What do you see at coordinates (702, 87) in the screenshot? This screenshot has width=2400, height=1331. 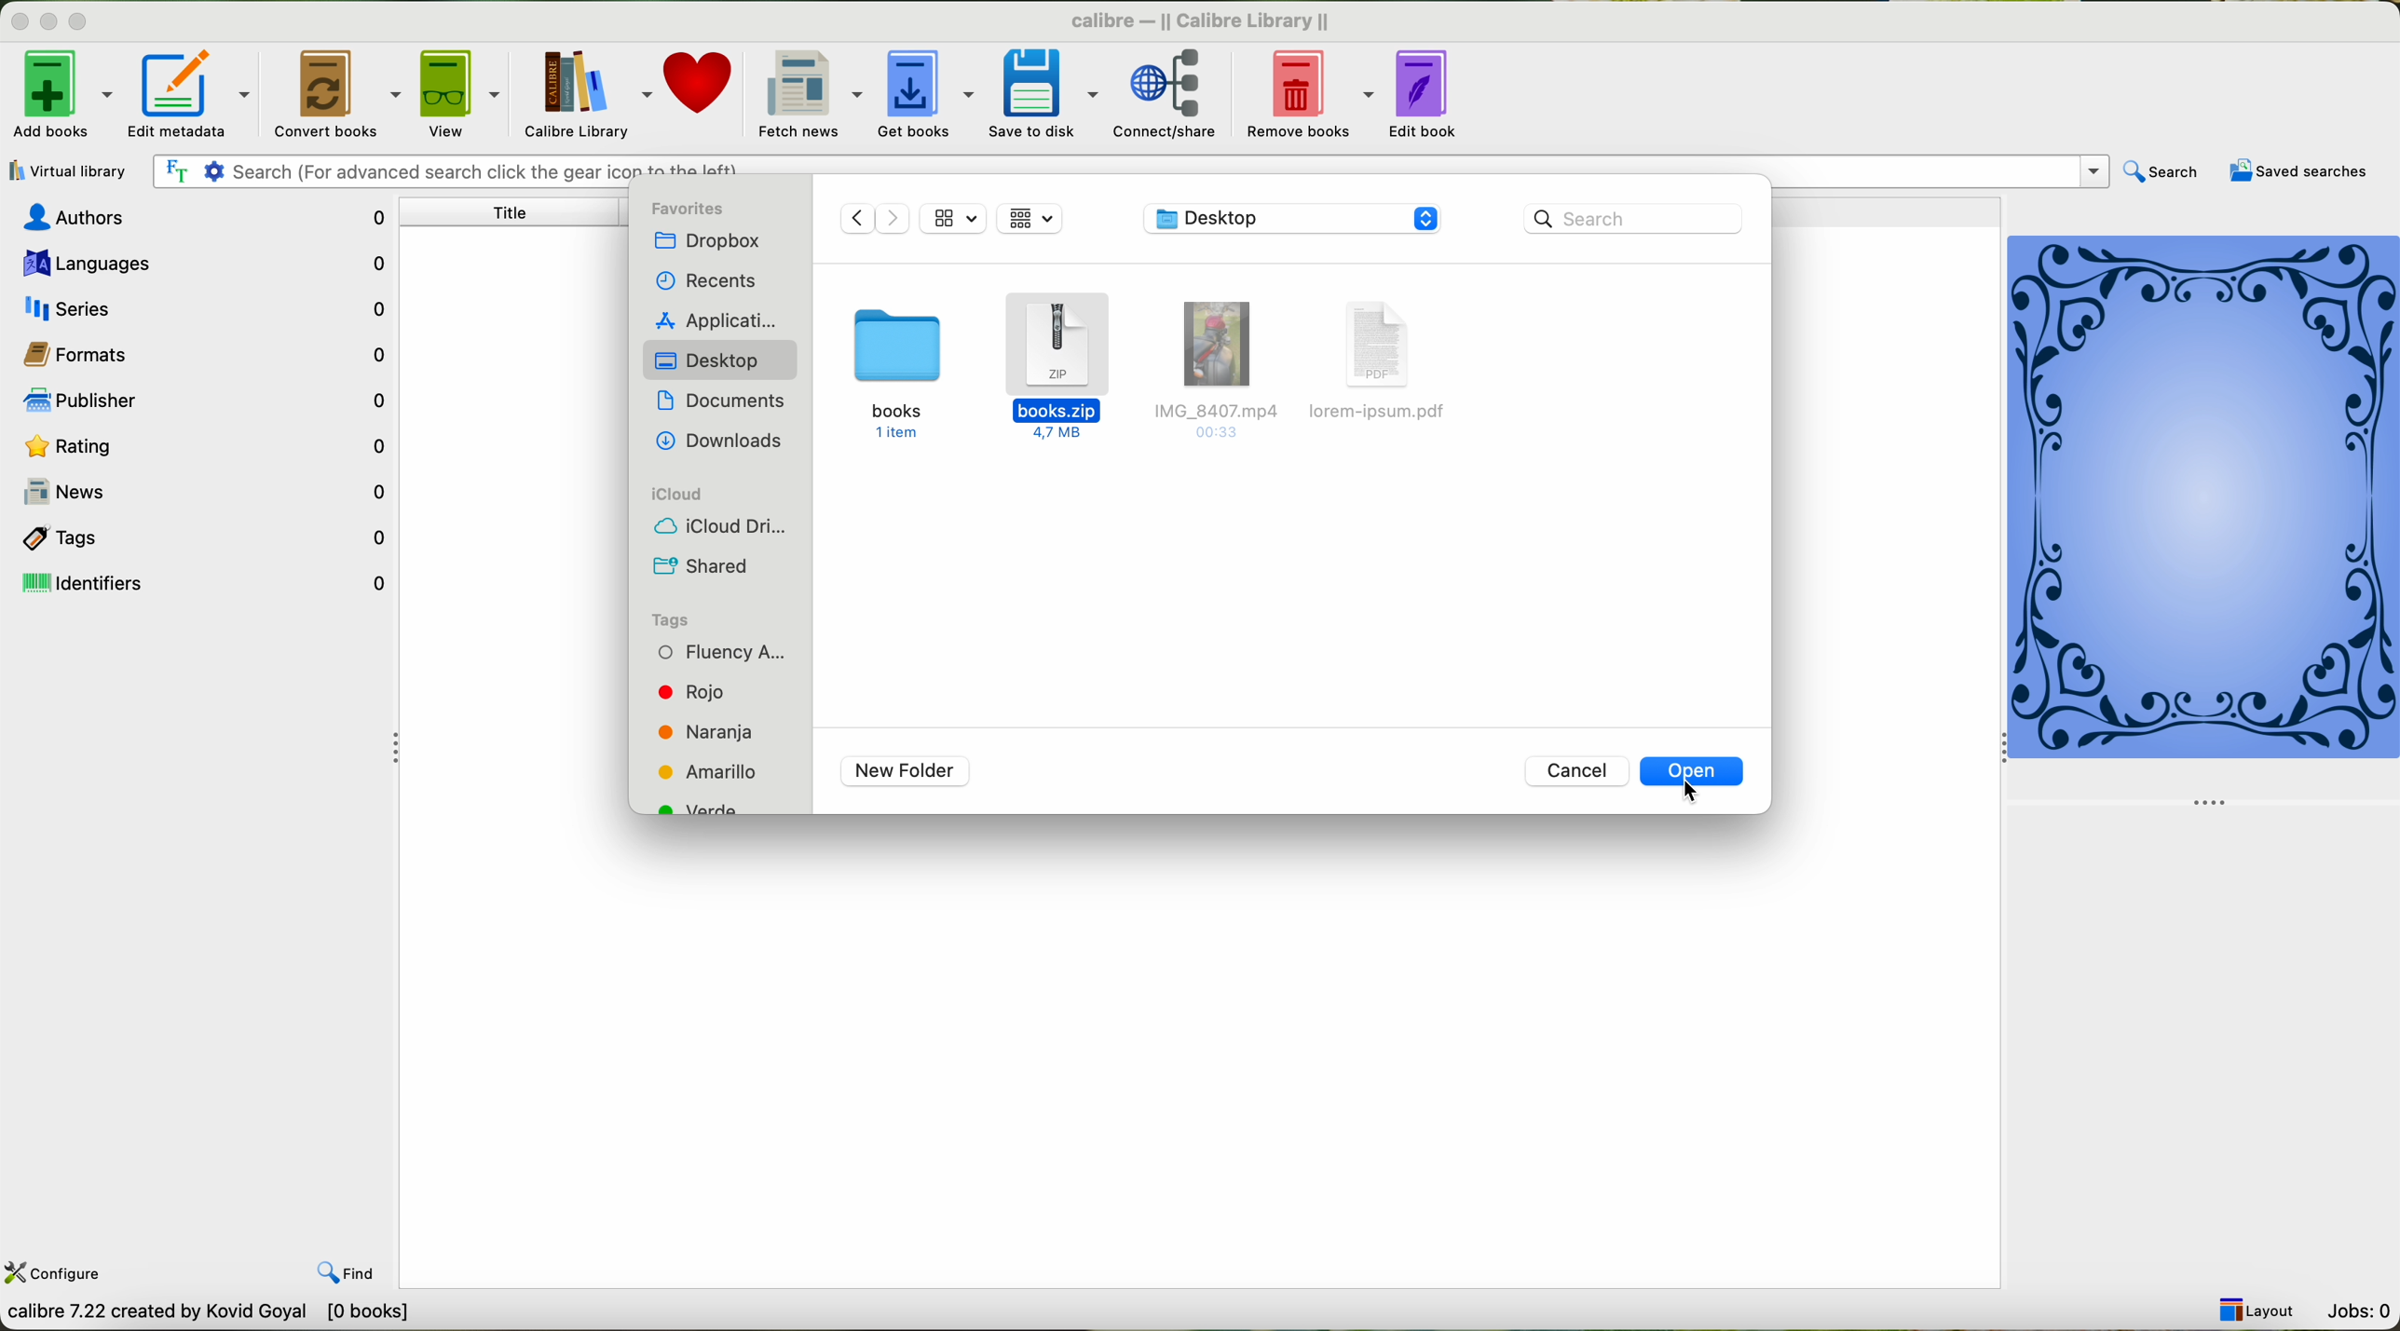 I see `donate` at bounding box center [702, 87].